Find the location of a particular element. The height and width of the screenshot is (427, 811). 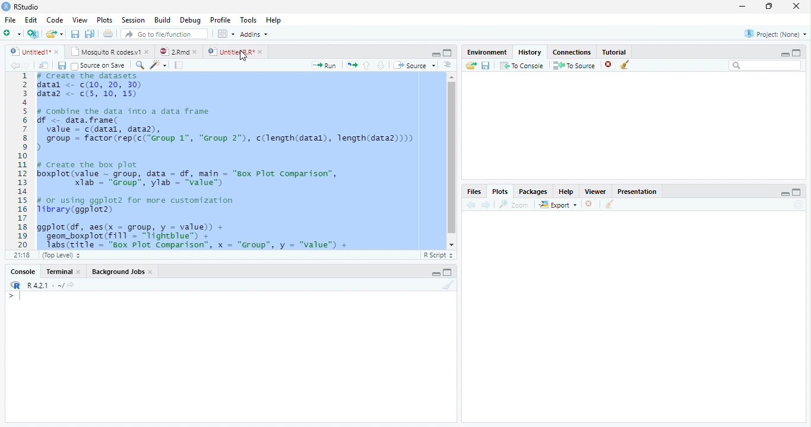

Open recent files is located at coordinates (61, 34).